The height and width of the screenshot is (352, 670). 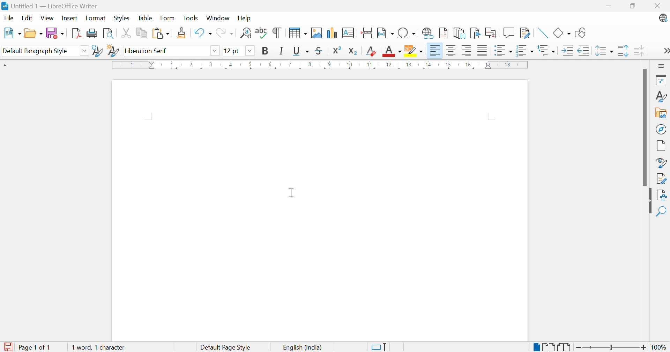 What do you see at coordinates (661, 147) in the screenshot?
I see `Page` at bounding box center [661, 147].